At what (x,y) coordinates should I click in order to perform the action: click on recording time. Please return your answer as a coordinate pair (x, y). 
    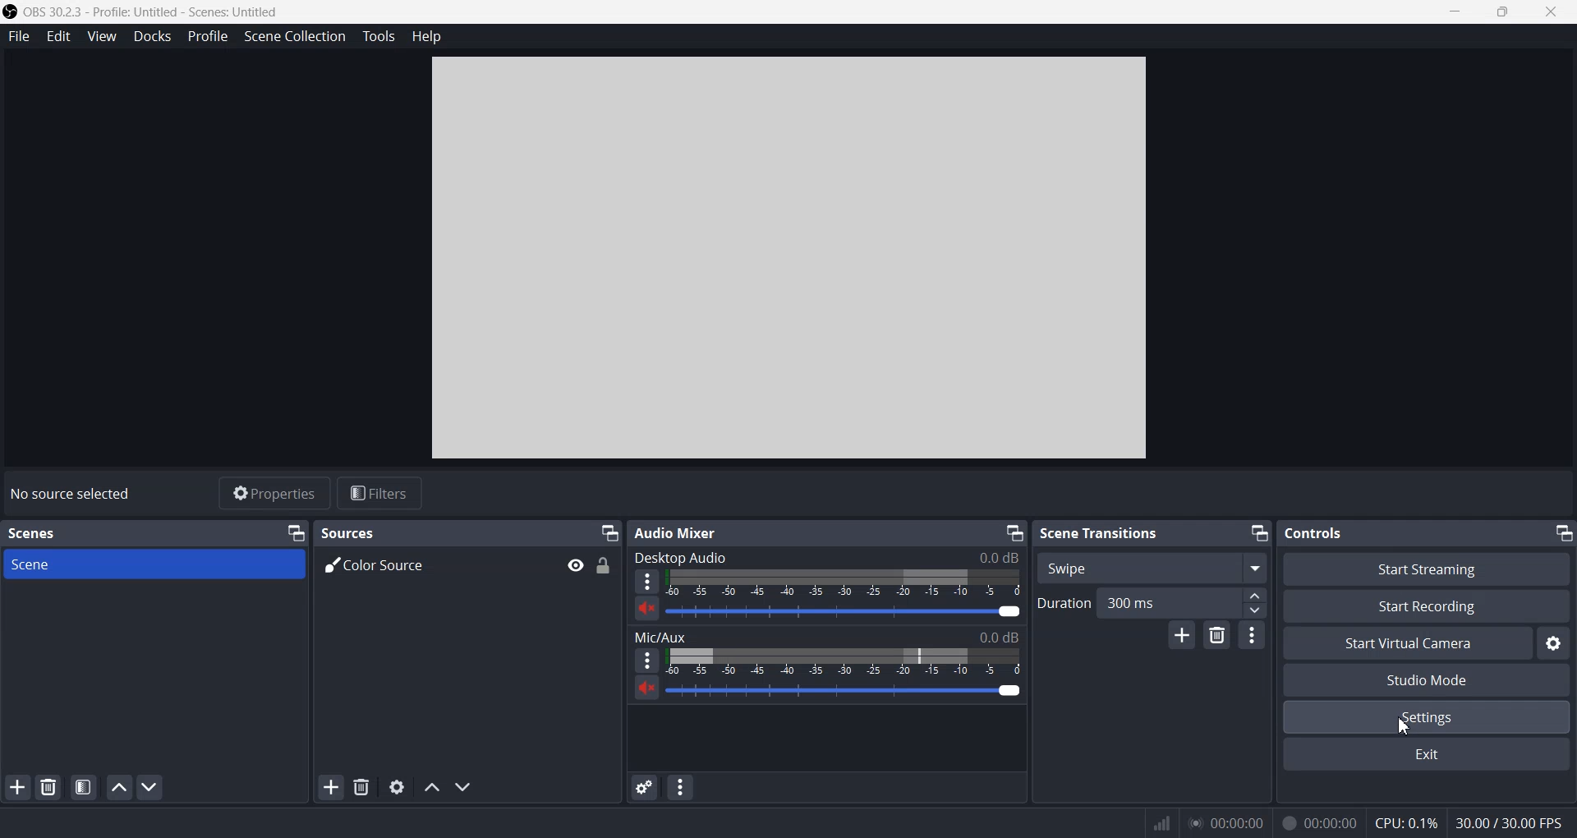
    Looking at the image, I should click on (1316, 822).